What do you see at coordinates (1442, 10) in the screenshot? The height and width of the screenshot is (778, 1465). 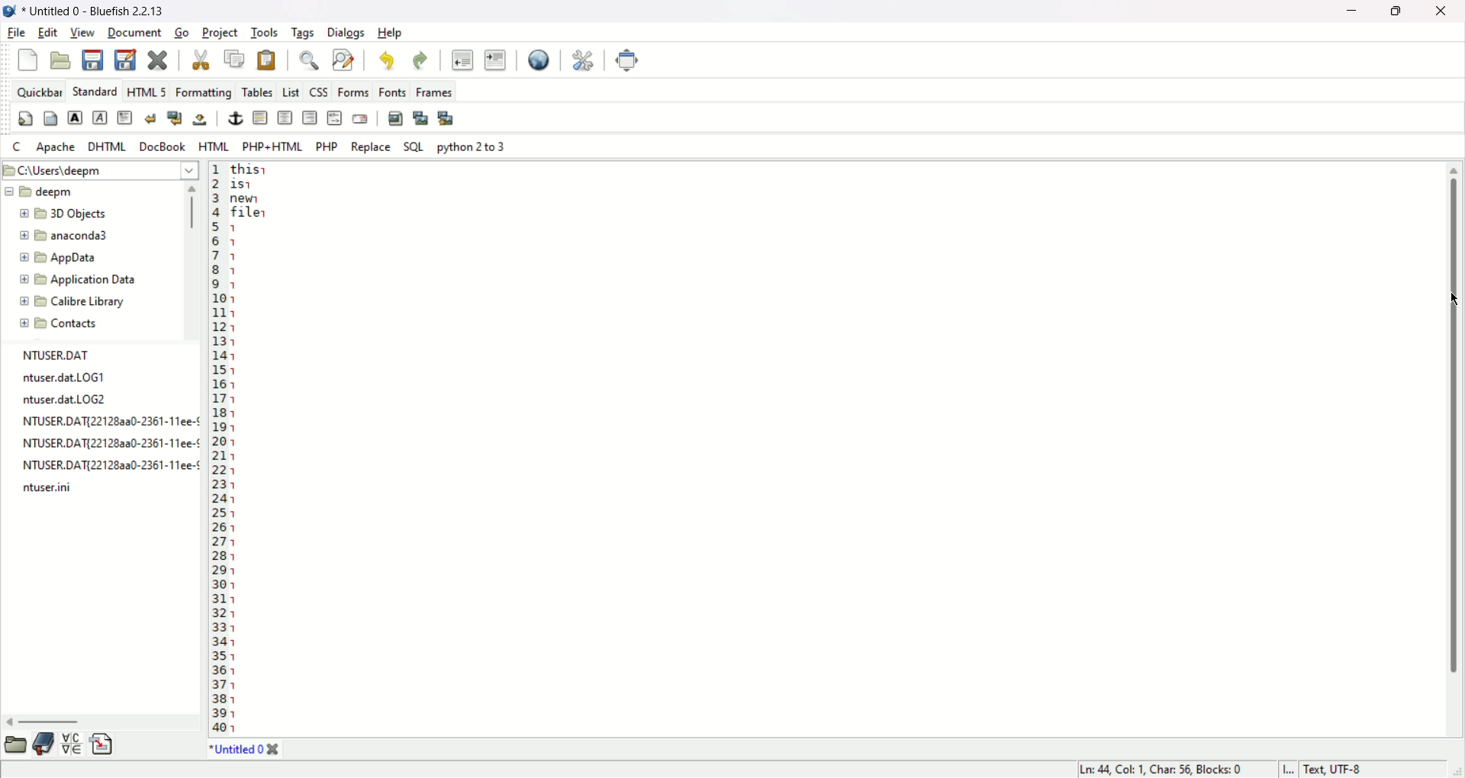 I see `close` at bounding box center [1442, 10].